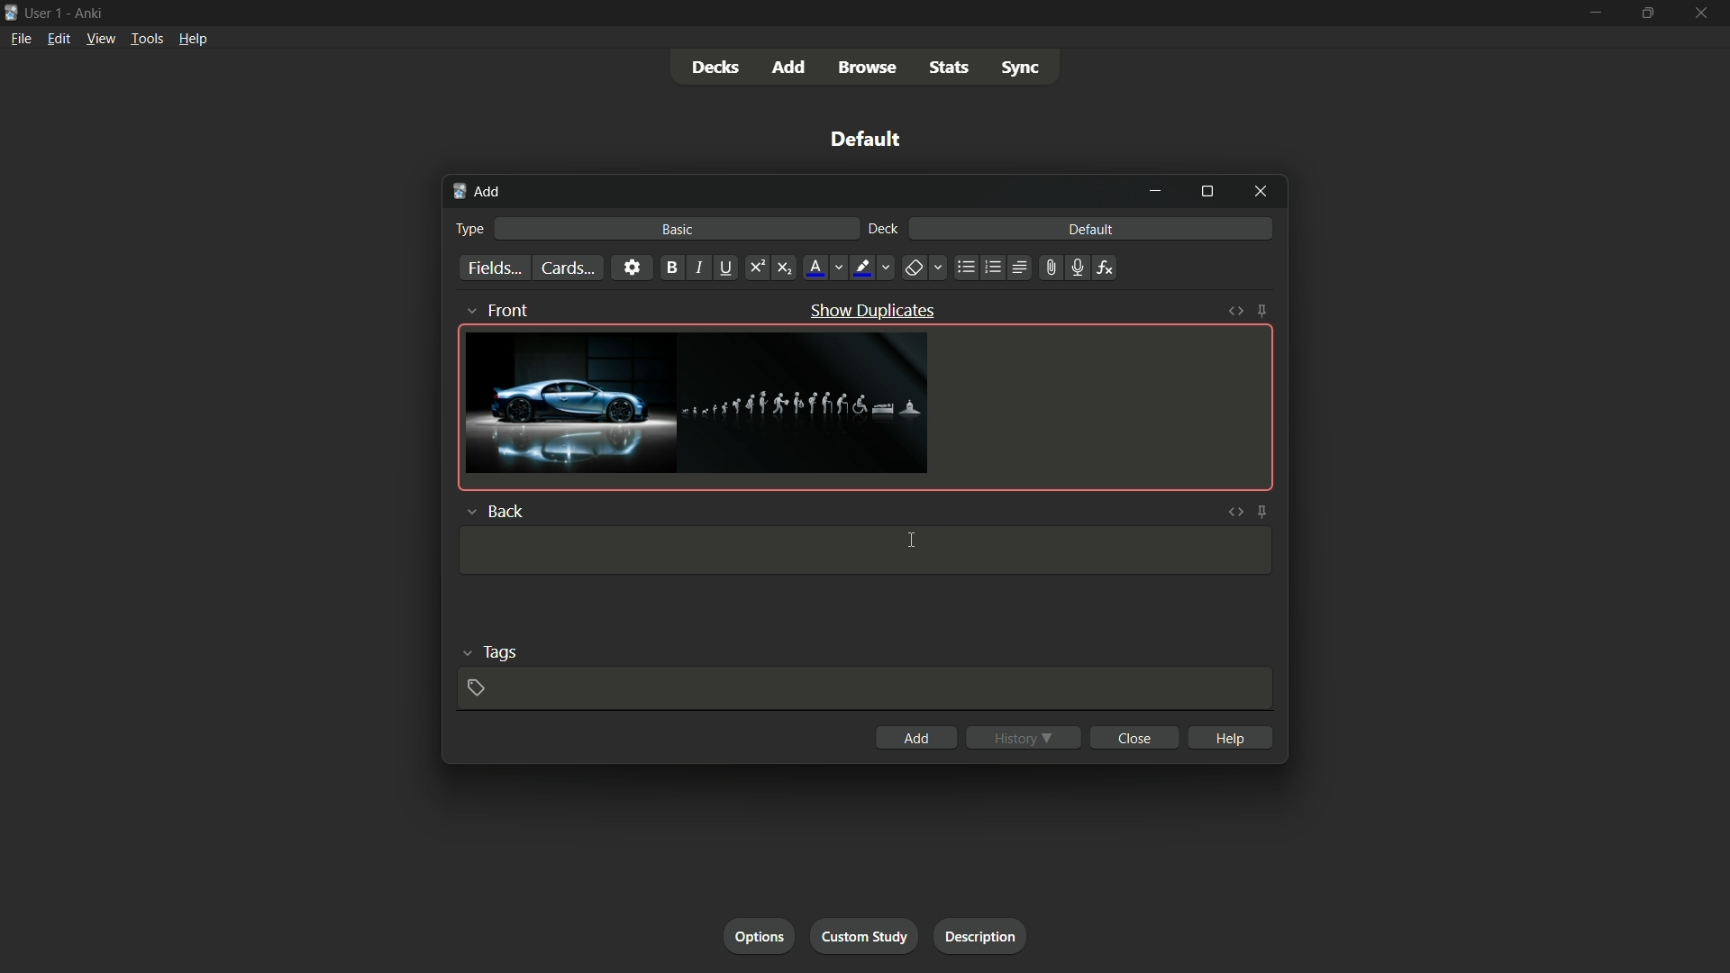 Image resolution: width=1730 pixels, height=973 pixels. I want to click on app icon, so click(11, 13).